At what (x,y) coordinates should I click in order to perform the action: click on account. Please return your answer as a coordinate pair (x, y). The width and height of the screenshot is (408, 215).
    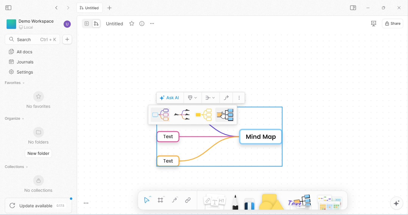
    Looking at the image, I should click on (67, 24).